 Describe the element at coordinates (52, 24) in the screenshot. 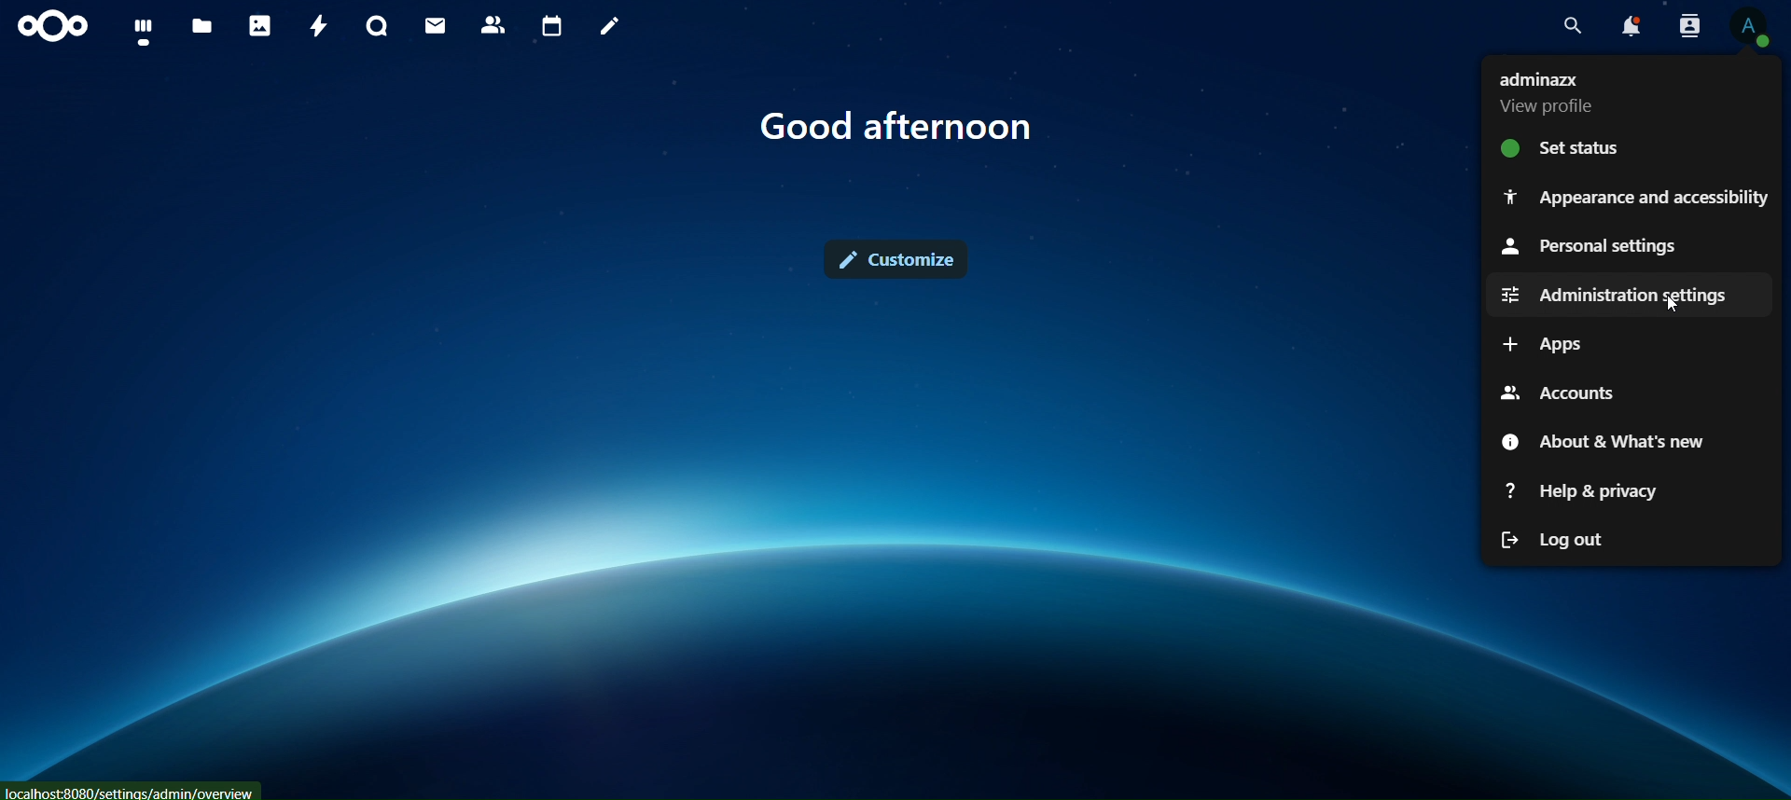

I see `icon` at that location.